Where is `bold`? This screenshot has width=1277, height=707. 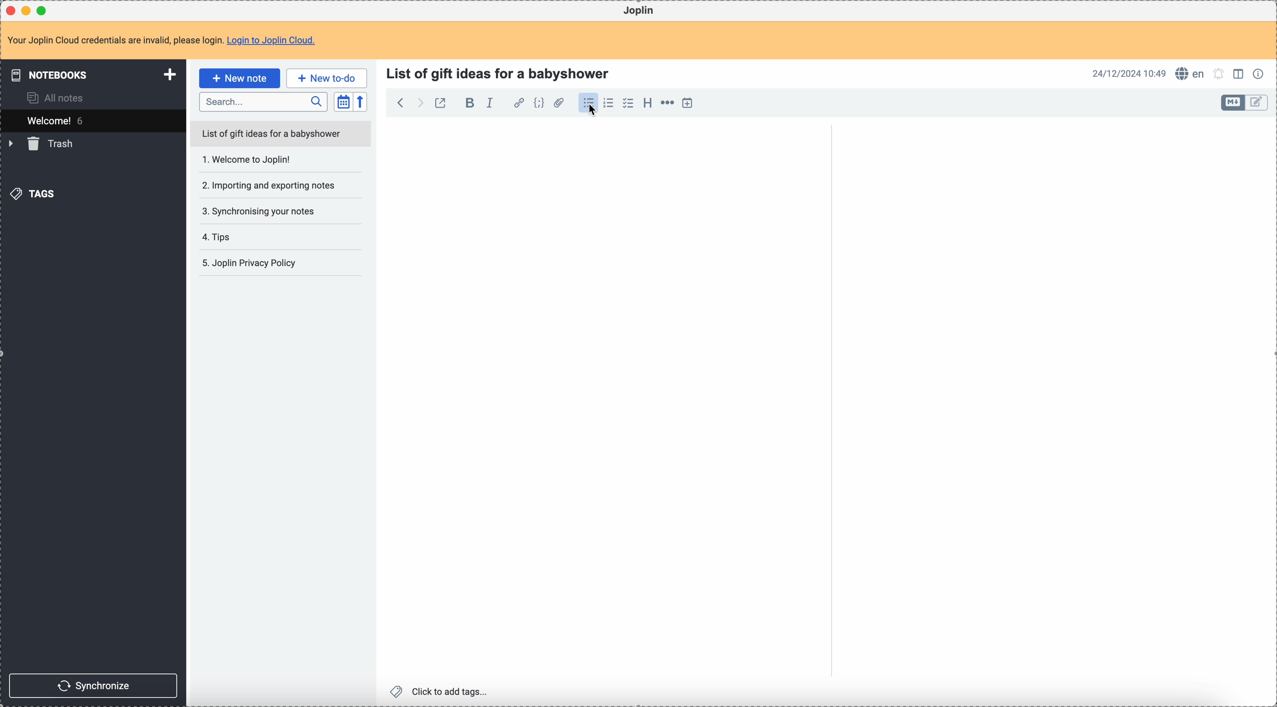 bold is located at coordinates (469, 104).